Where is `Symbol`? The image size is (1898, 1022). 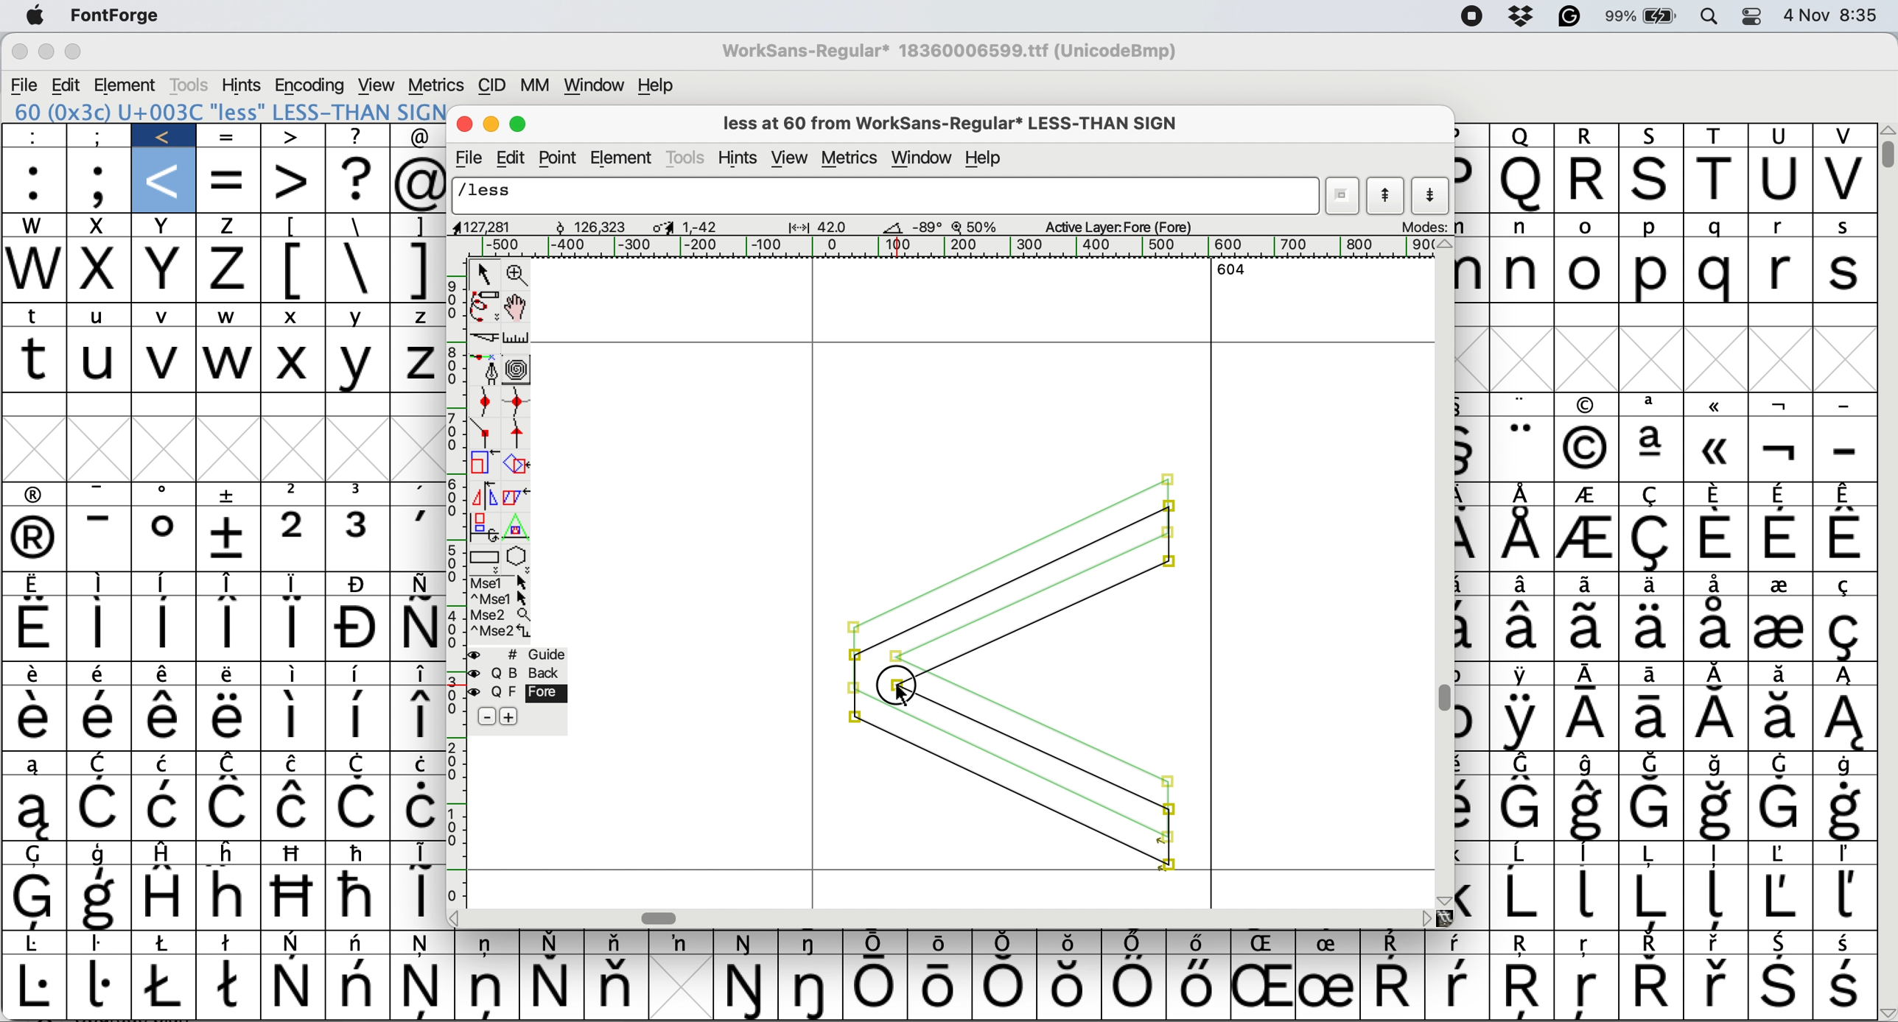 Symbol is located at coordinates (1650, 676).